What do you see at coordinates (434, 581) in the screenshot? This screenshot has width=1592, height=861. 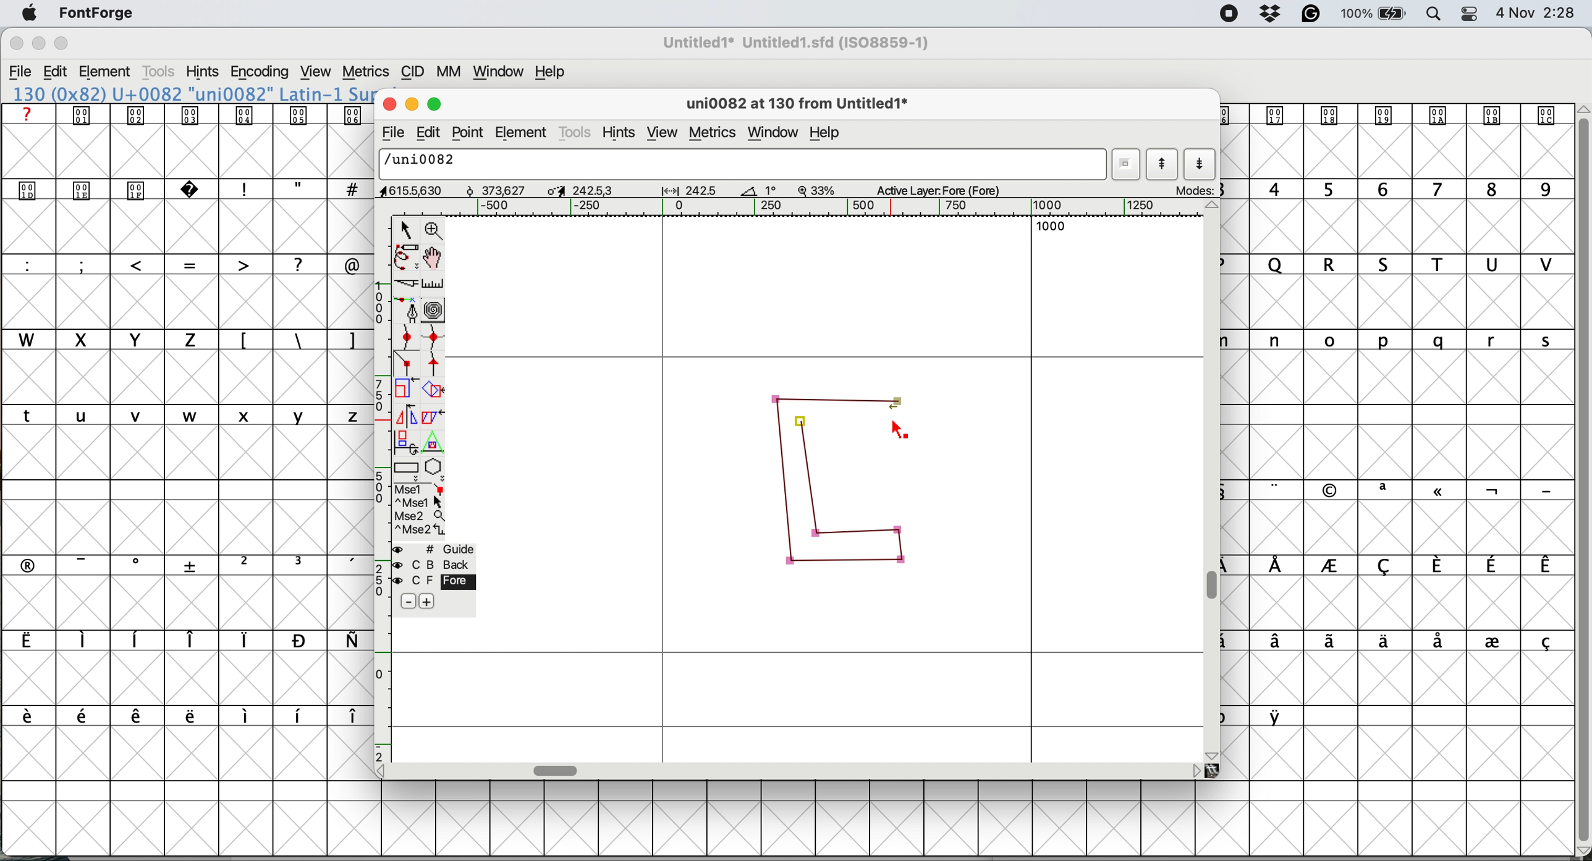 I see `fore` at bounding box center [434, 581].